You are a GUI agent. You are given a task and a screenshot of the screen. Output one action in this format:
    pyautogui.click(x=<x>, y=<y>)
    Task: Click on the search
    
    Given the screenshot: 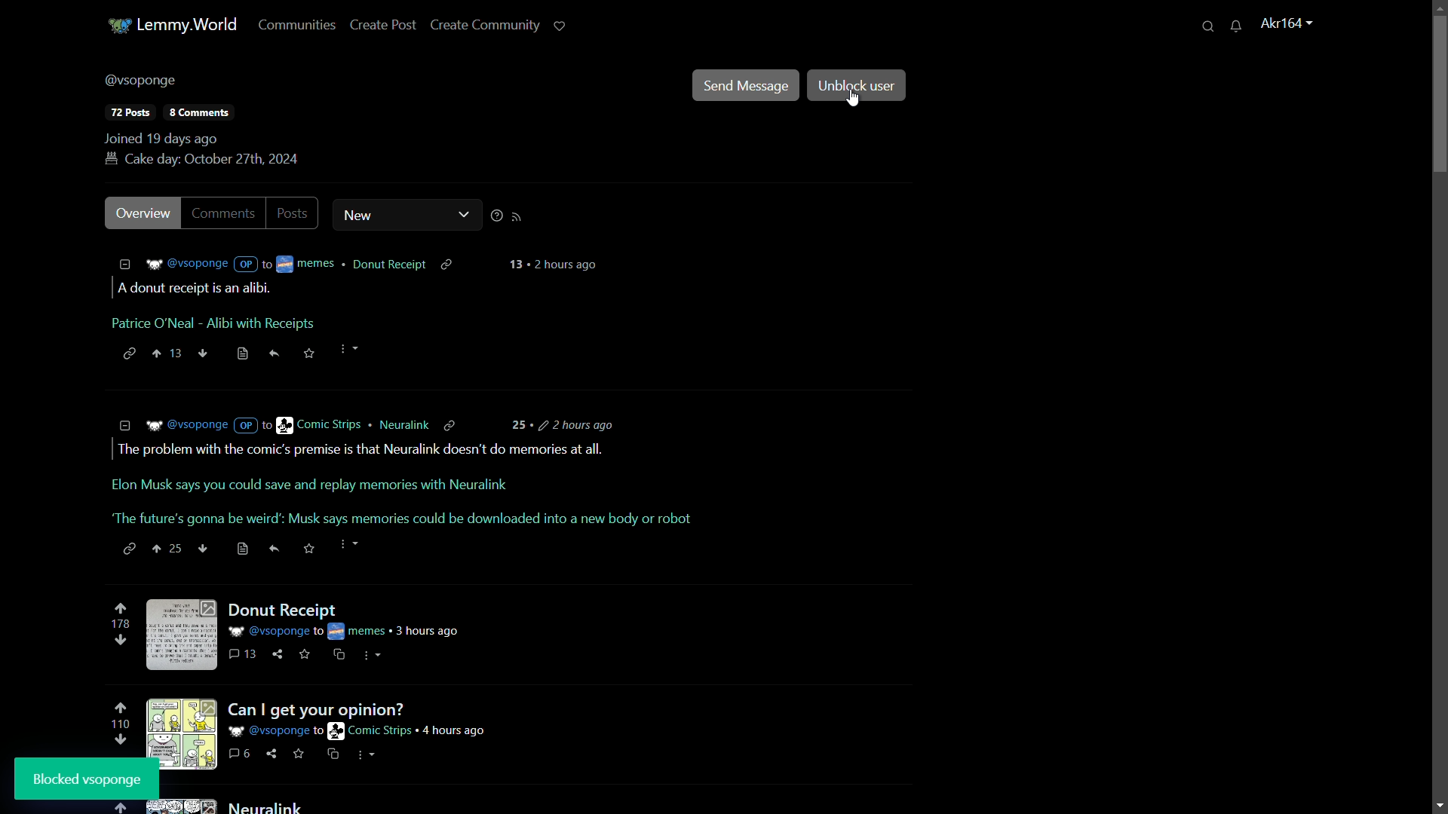 What is the action you would take?
    pyautogui.click(x=1206, y=27)
    